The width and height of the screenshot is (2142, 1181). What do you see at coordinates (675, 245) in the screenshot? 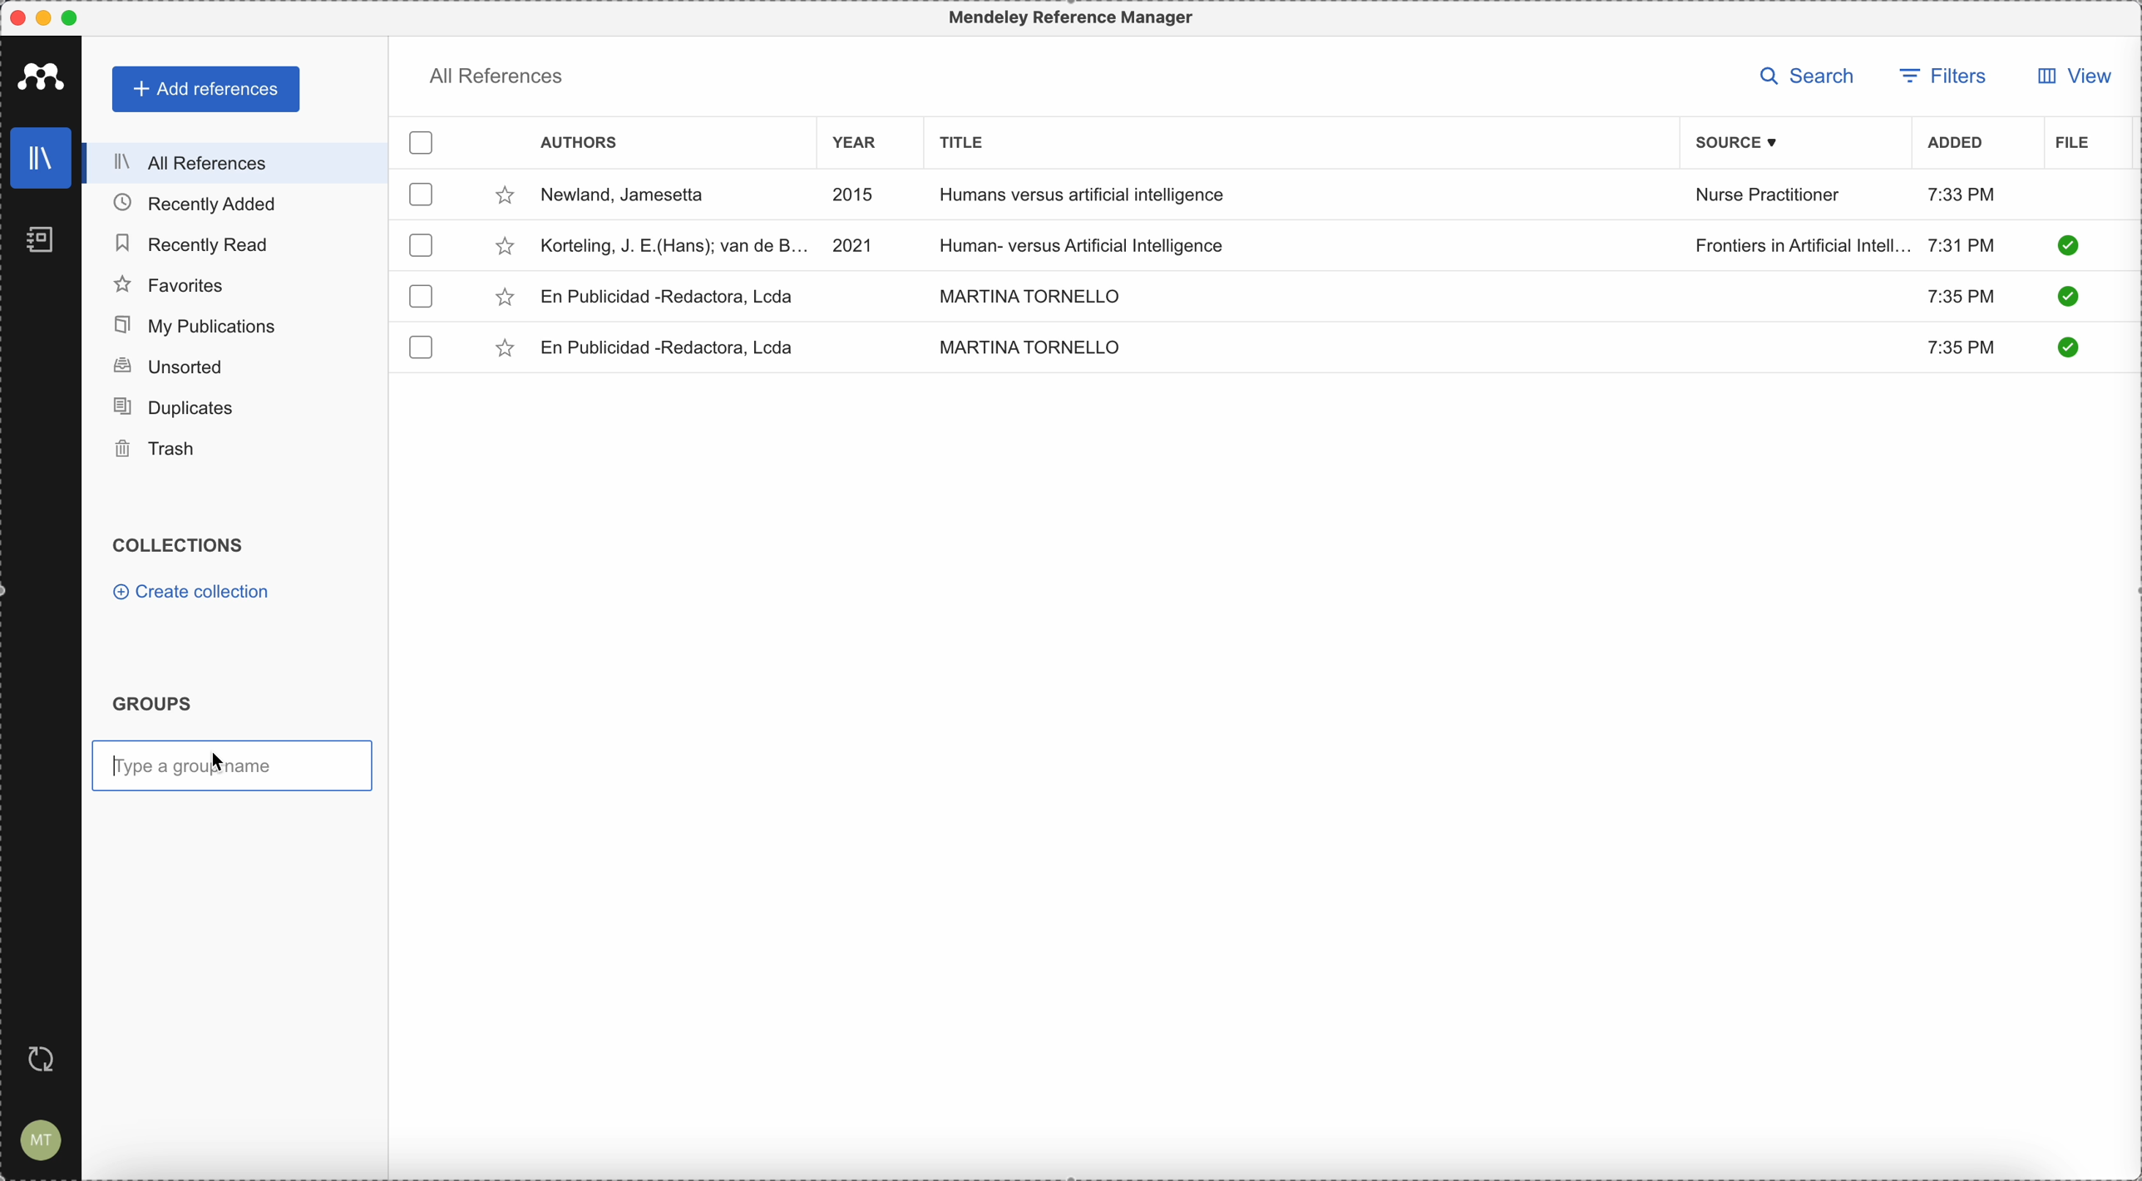
I see `Korteling, J.E.(Hans)` at bounding box center [675, 245].